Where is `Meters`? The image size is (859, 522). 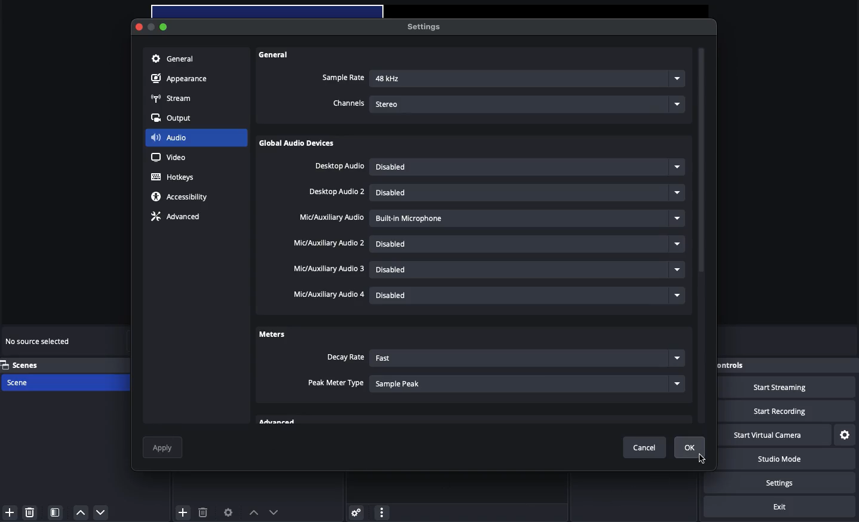
Meters is located at coordinates (272, 333).